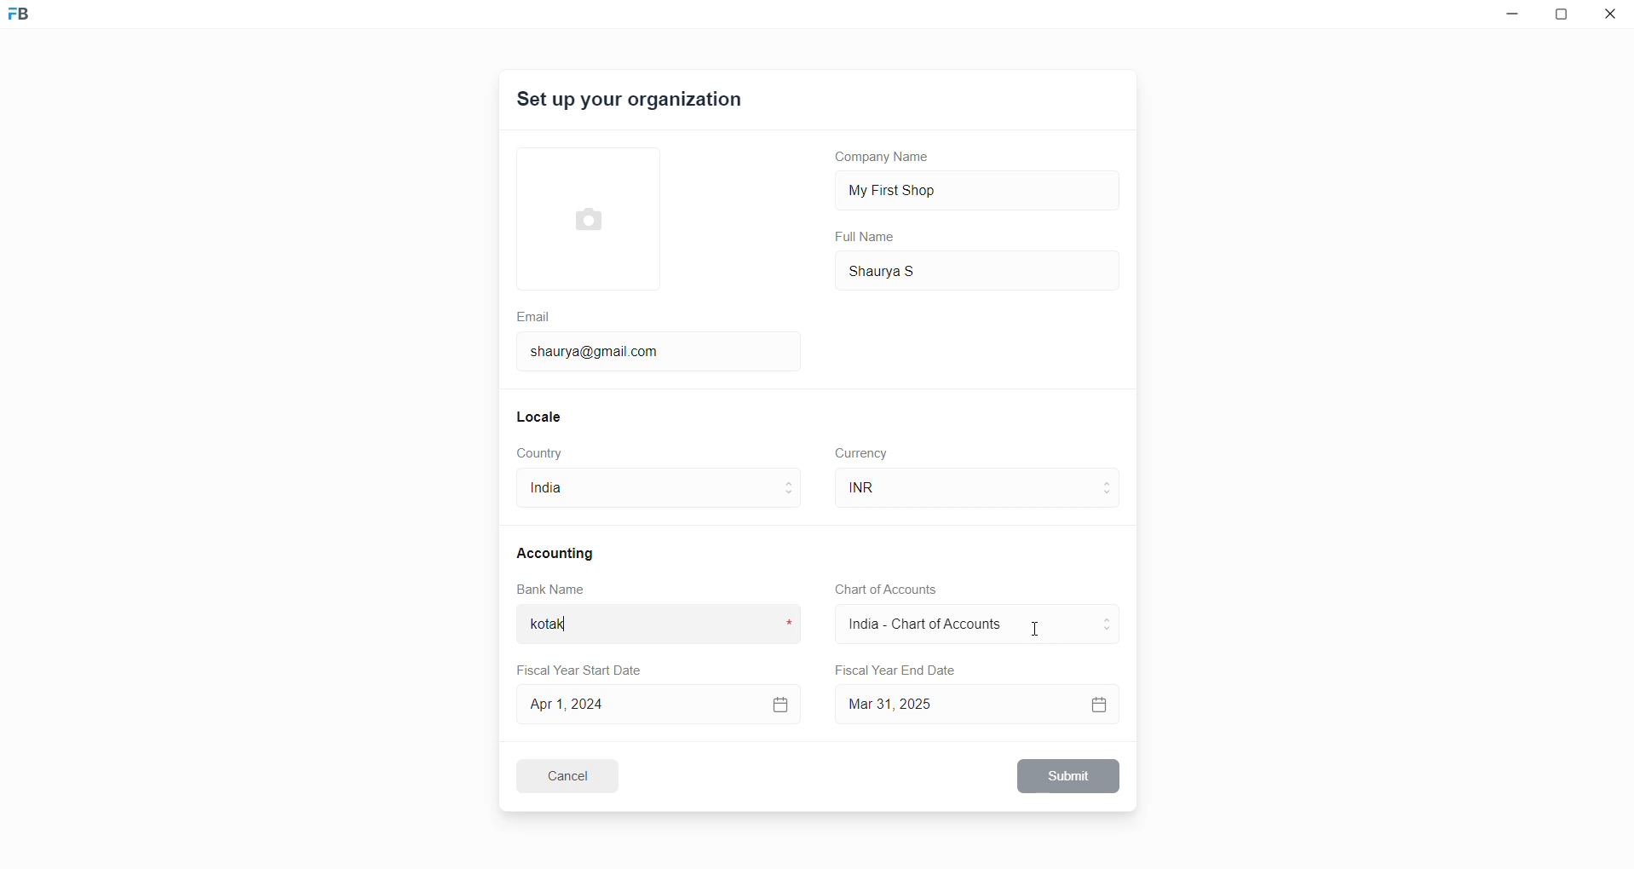 This screenshot has width=1634, height=869. What do you see at coordinates (601, 349) in the screenshot?
I see `shaurya@gmail.com` at bounding box center [601, 349].